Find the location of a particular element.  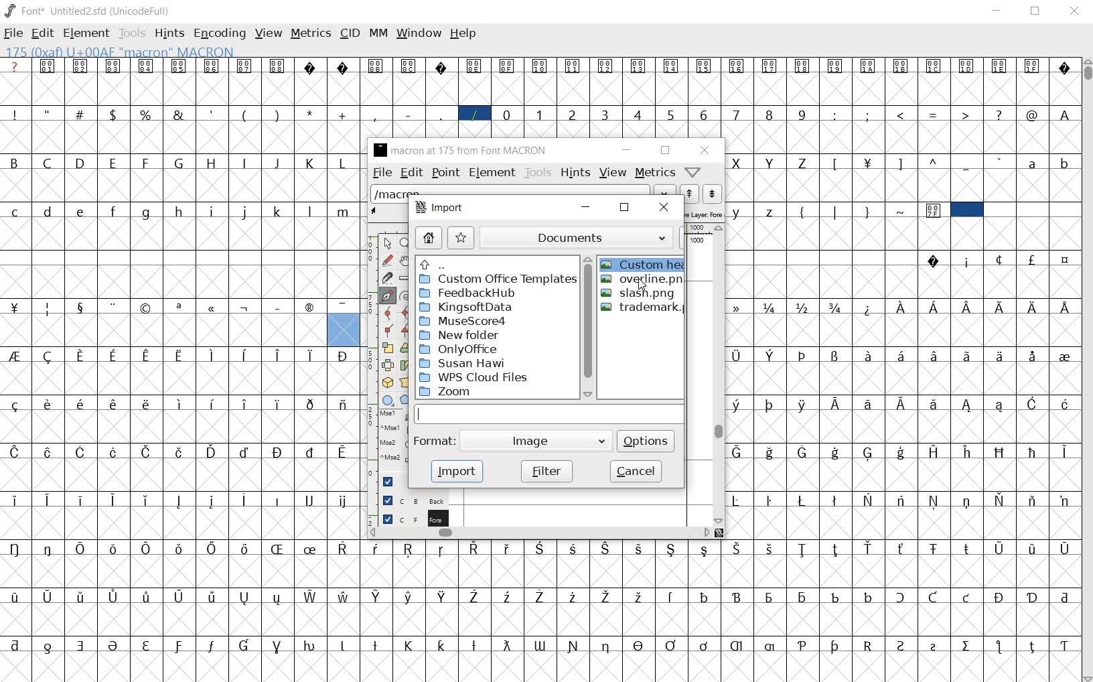

b is located at coordinates (1063, 163).